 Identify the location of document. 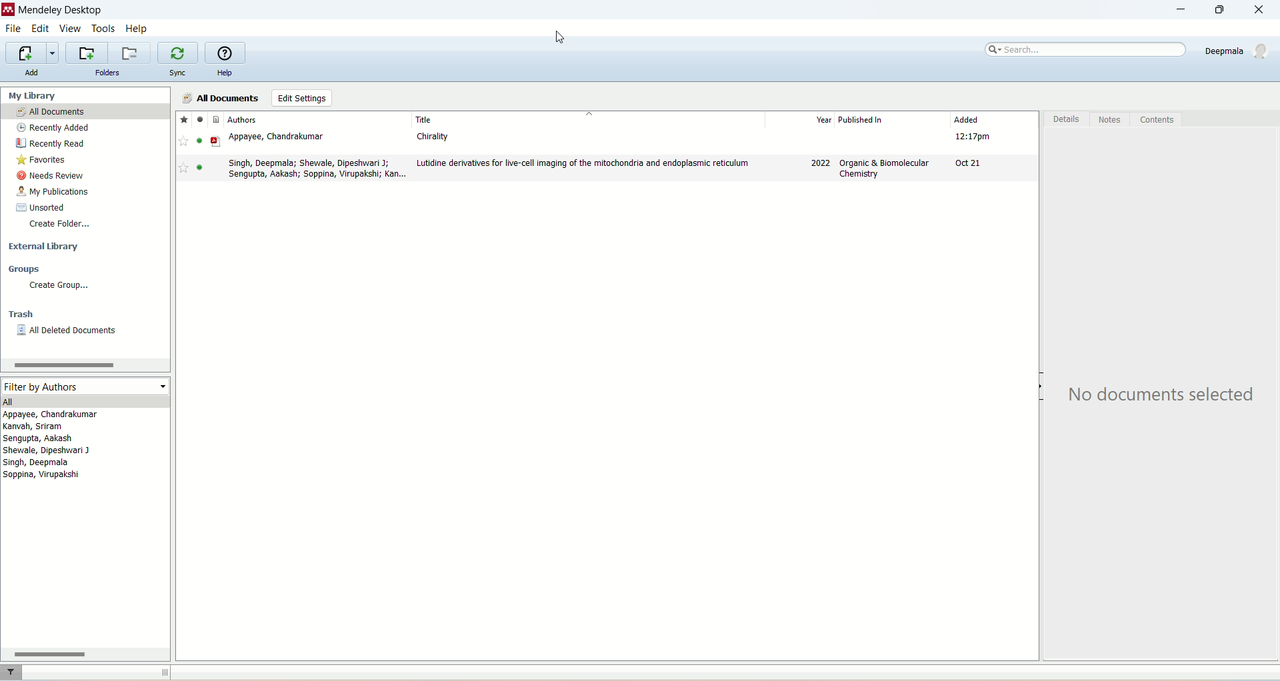
(220, 119).